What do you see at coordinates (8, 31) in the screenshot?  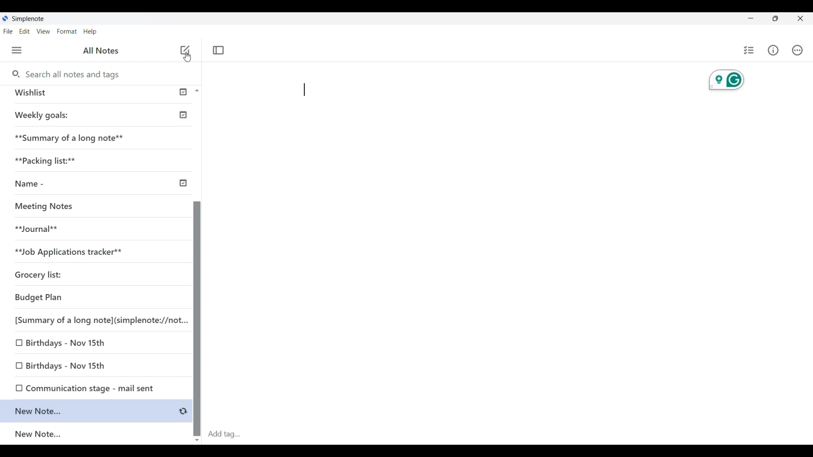 I see `File menu` at bounding box center [8, 31].